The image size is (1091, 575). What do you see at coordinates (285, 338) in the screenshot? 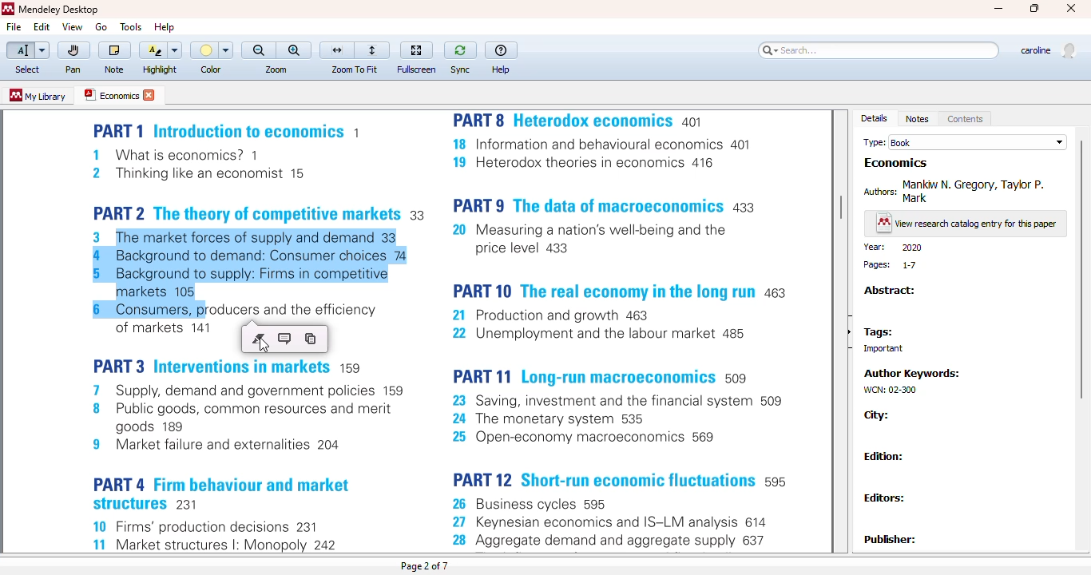
I see `highlight this text and add a note` at bounding box center [285, 338].